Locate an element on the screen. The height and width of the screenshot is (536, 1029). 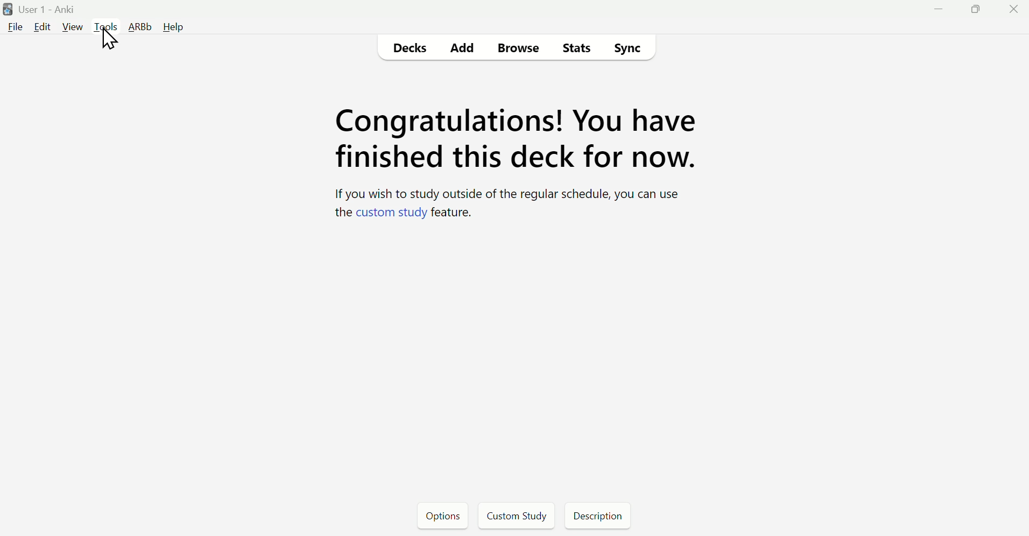
User 1 - Anki is located at coordinates (48, 10).